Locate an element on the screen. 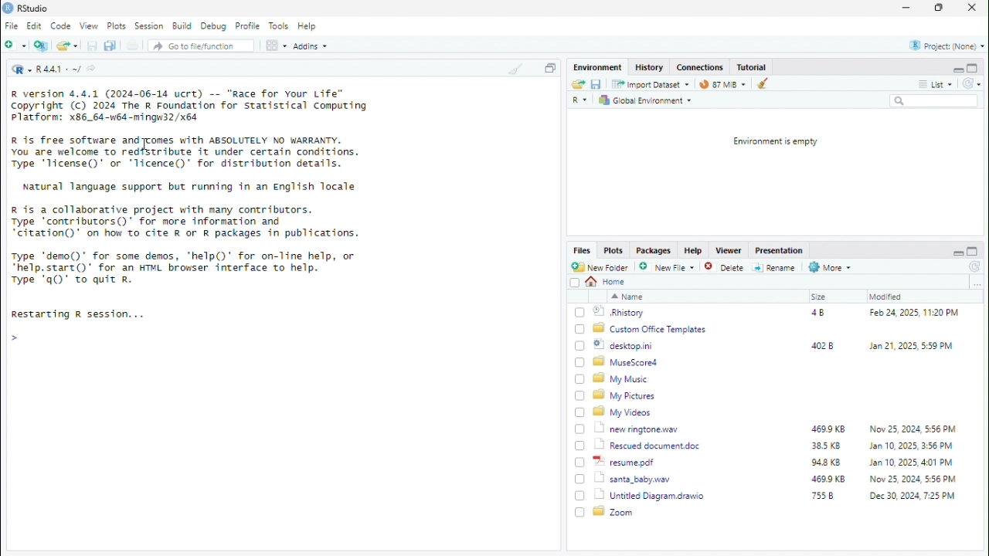 The height and width of the screenshot is (556, 989). duplicate is located at coordinates (110, 46).